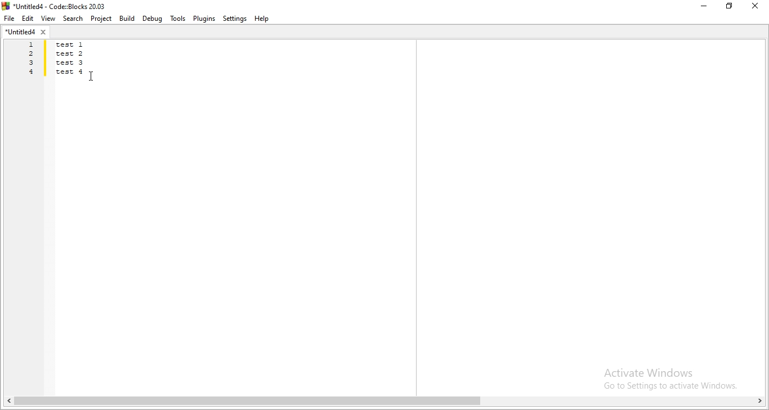 This screenshot has width=769, height=410. What do you see at coordinates (10, 19) in the screenshot?
I see `File` at bounding box center [10, 19].